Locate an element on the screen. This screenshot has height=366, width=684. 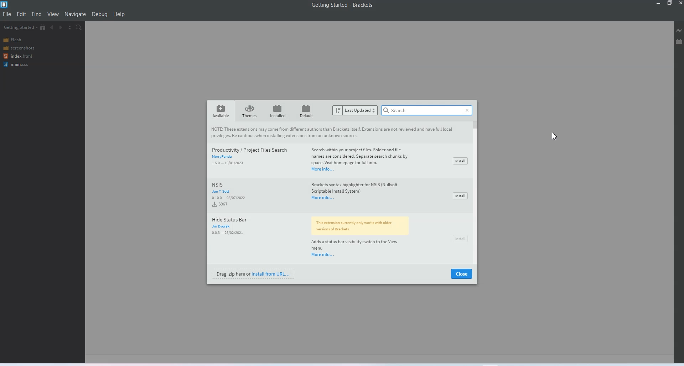
Close is located at coordinates (680, 4).